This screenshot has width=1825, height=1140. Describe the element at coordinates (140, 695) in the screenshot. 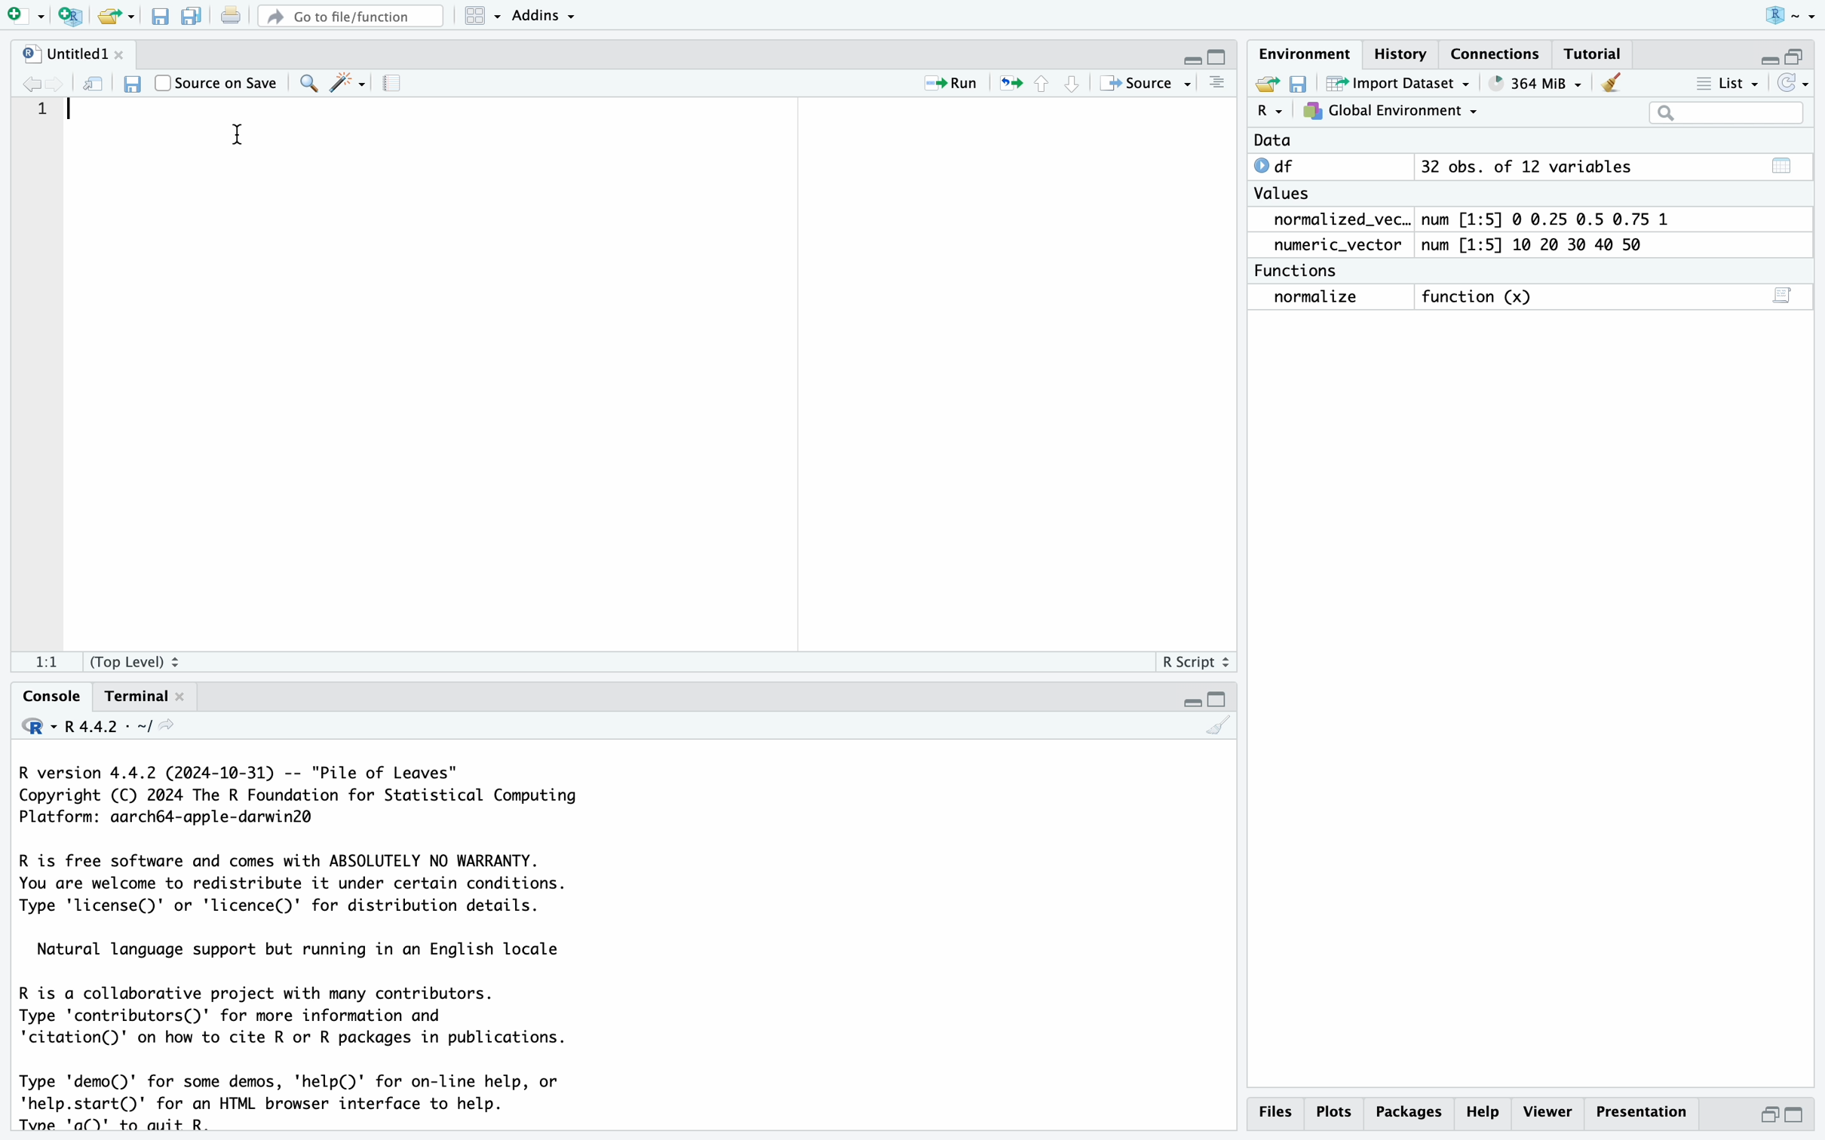

I see `Terminal` at that location.